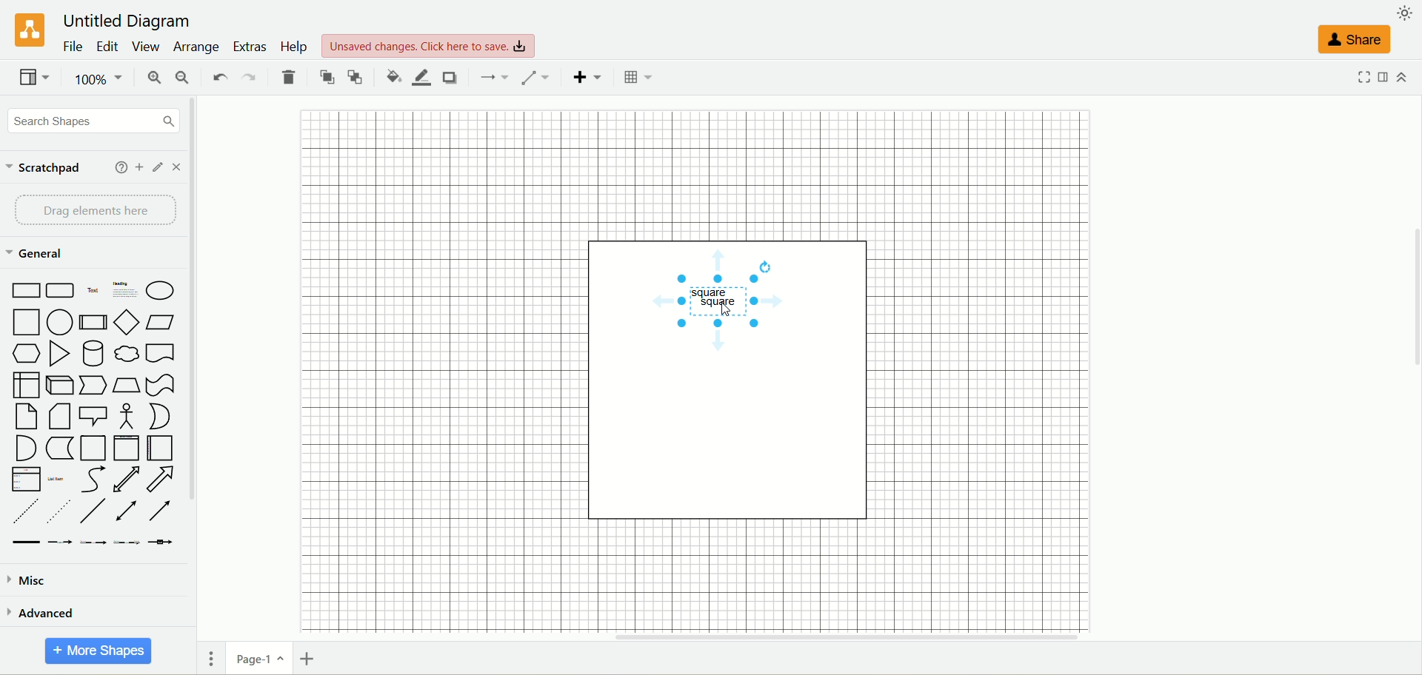  Describe the element at coordinates (218, 78) in the screenshot. I see `undo` at that location.